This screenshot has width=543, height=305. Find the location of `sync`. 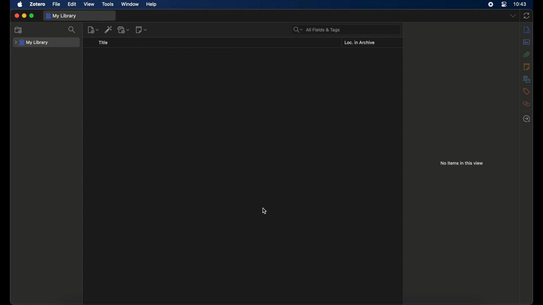

sync is located at coordinates (526, 16).